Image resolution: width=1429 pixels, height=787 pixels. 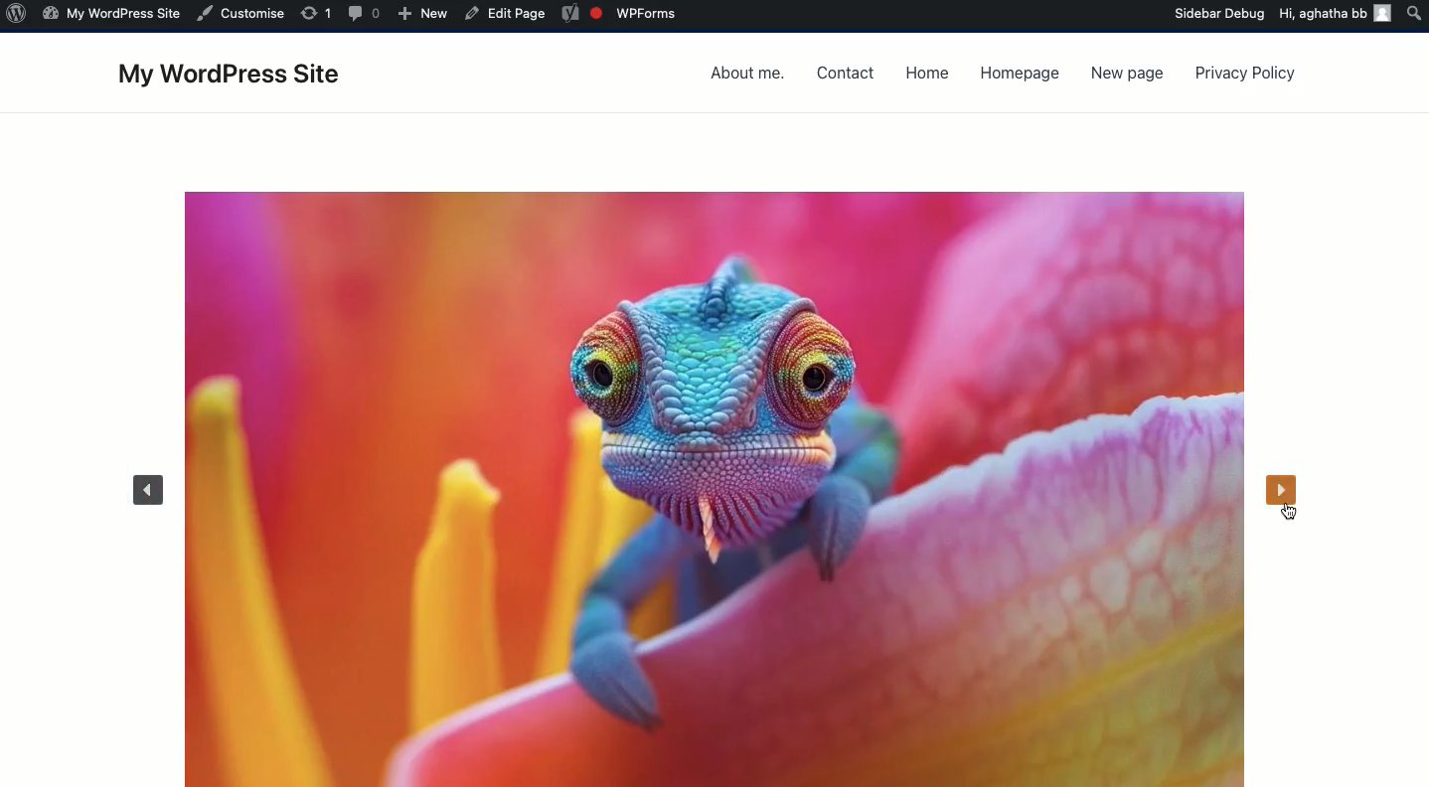 What do you see at coordinates (19, 17) in the screenshot?
I see `Wordpress` at bounding box center [19, 17].